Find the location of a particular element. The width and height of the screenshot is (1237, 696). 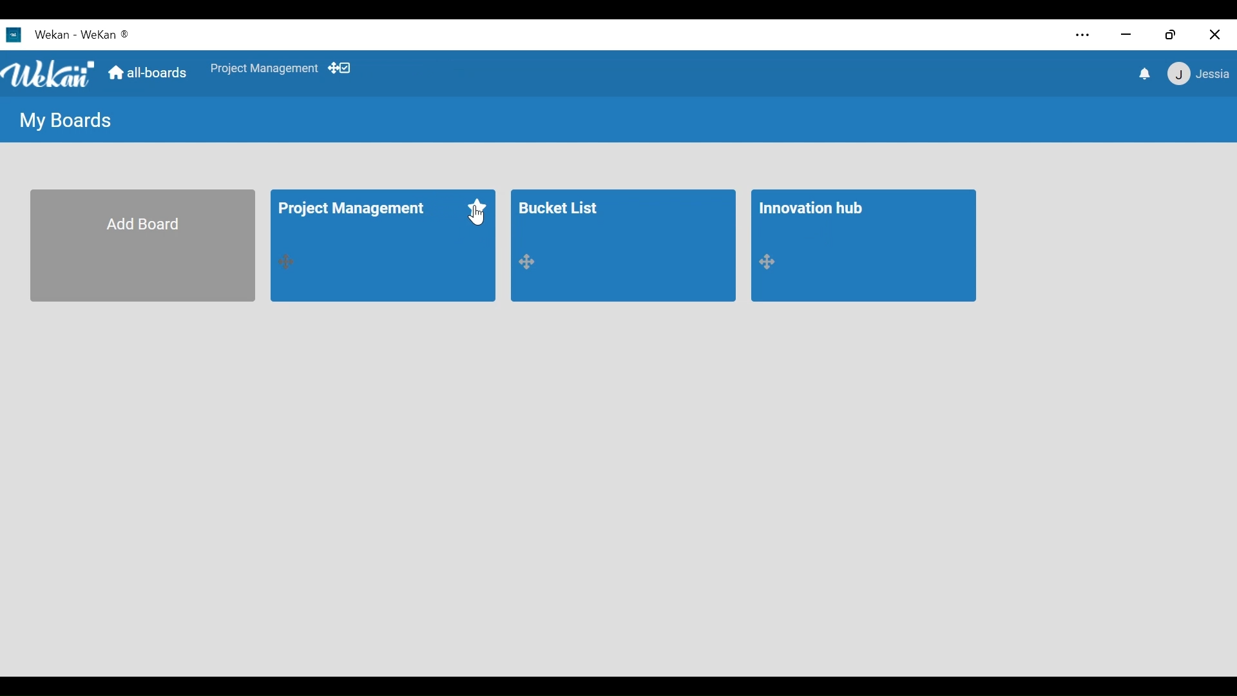

Show desktop drag handles is located at coordinates (343, 68).